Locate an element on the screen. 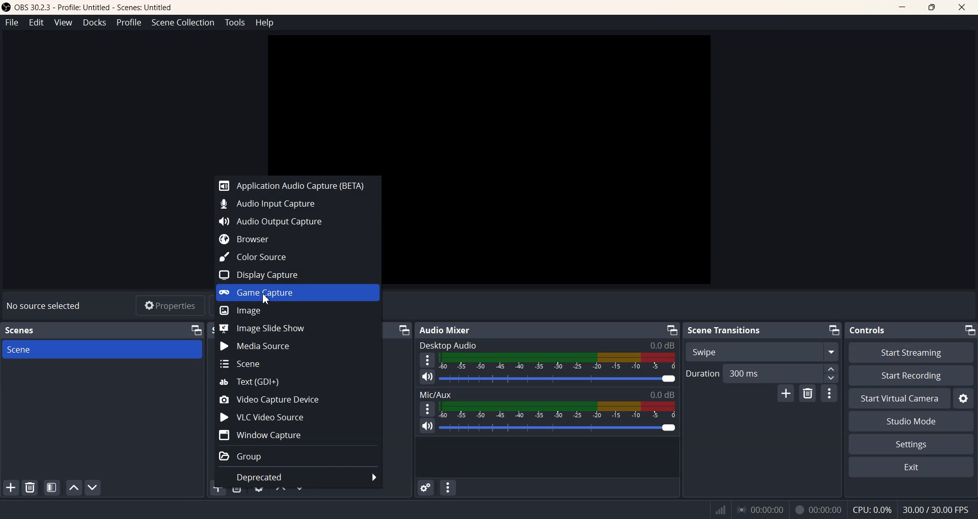 The height and width of the screenshot is (519, 978). Text is located at coordinates (840, 509).